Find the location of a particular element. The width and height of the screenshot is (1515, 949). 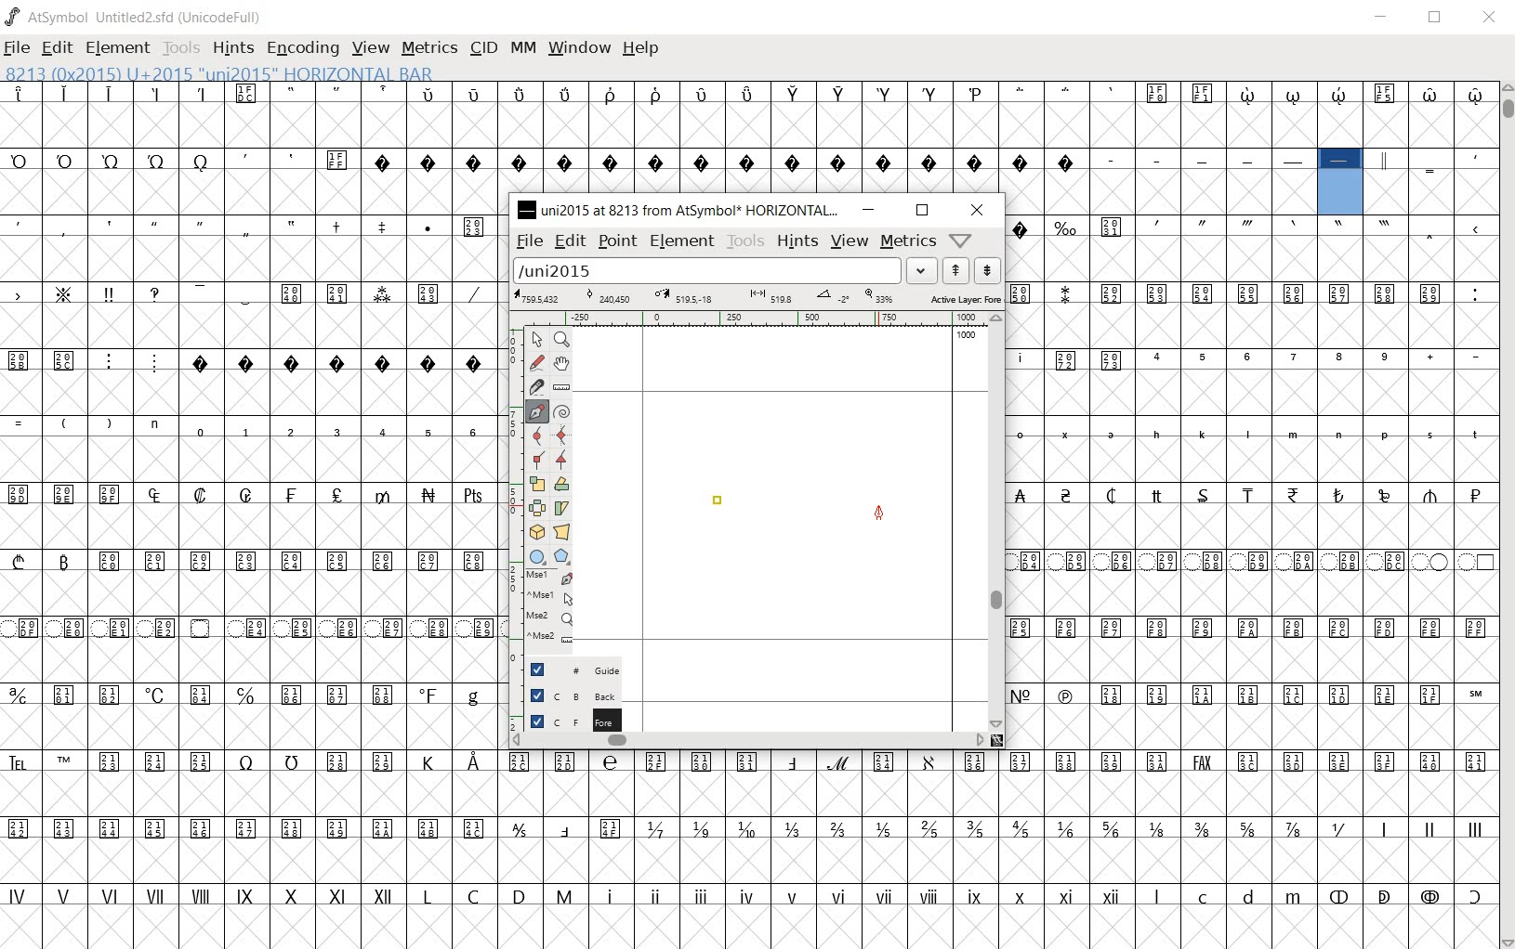

glyph characters is located at coordinates (1000, 848).